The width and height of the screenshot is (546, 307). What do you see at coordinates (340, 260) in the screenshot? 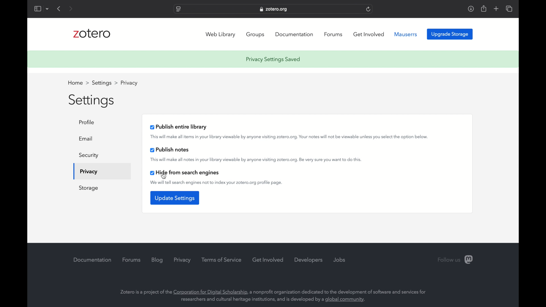
I see `jobs` at bounding box center [340, 260].